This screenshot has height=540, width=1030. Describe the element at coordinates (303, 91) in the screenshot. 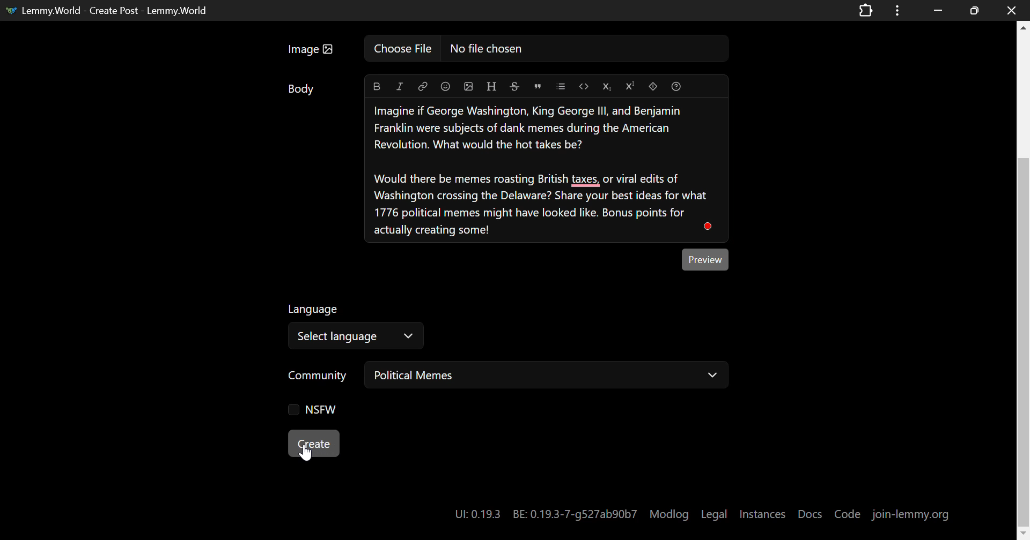

I see `Body` at that location.